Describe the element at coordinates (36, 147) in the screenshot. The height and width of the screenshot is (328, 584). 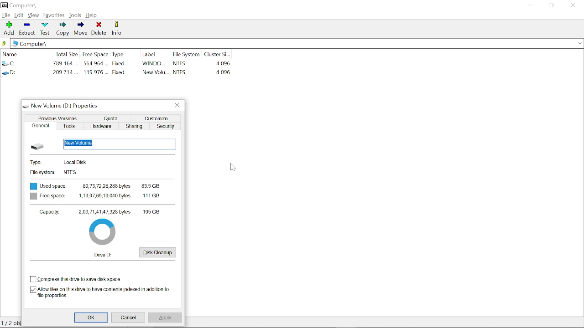
I see `Hard drive image` at that location.